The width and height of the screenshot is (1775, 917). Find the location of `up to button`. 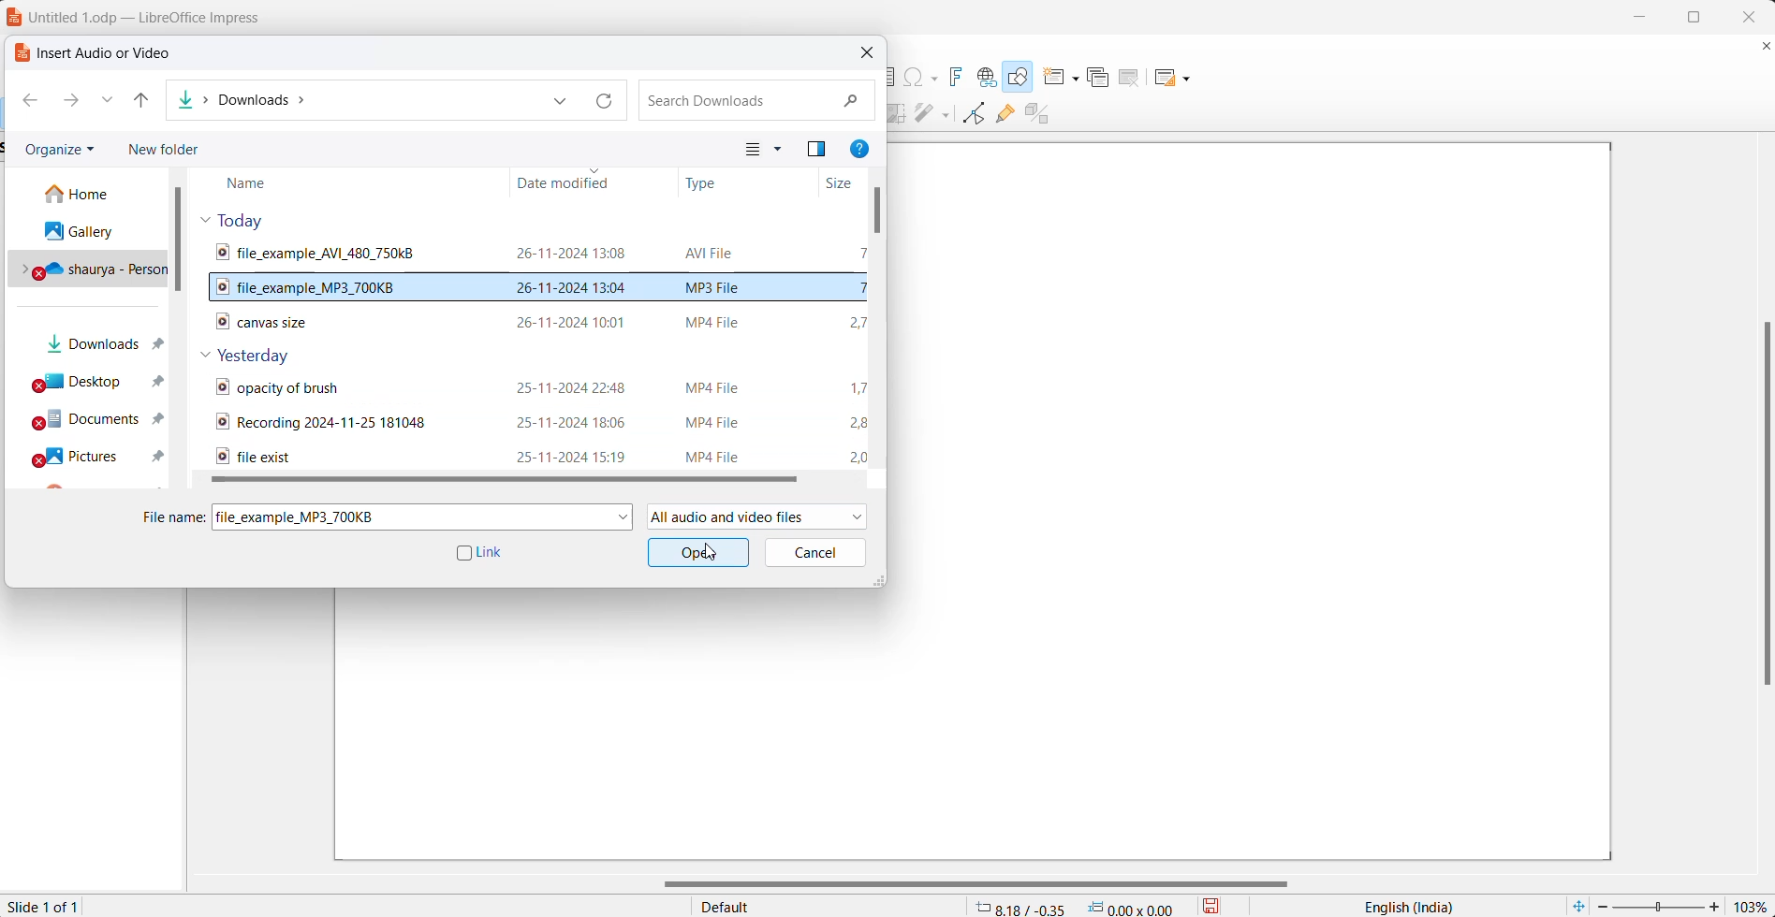

up to button is located at coordinates (144, 105).